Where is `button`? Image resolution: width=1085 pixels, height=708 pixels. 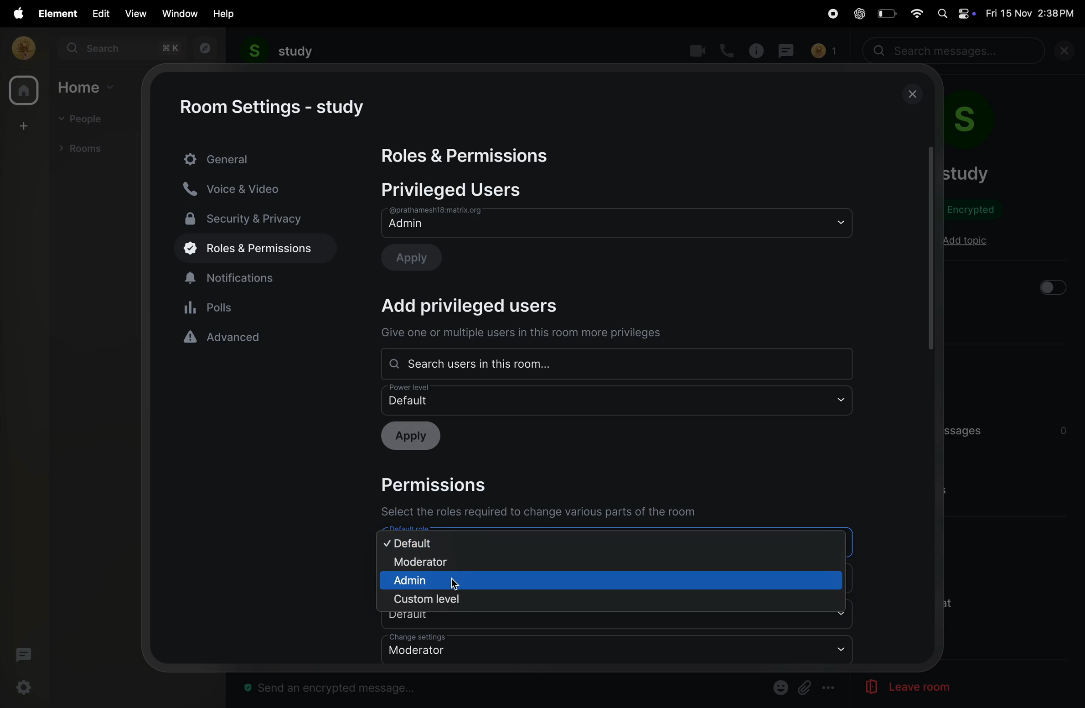 button is located at coordinates (1052, 287).